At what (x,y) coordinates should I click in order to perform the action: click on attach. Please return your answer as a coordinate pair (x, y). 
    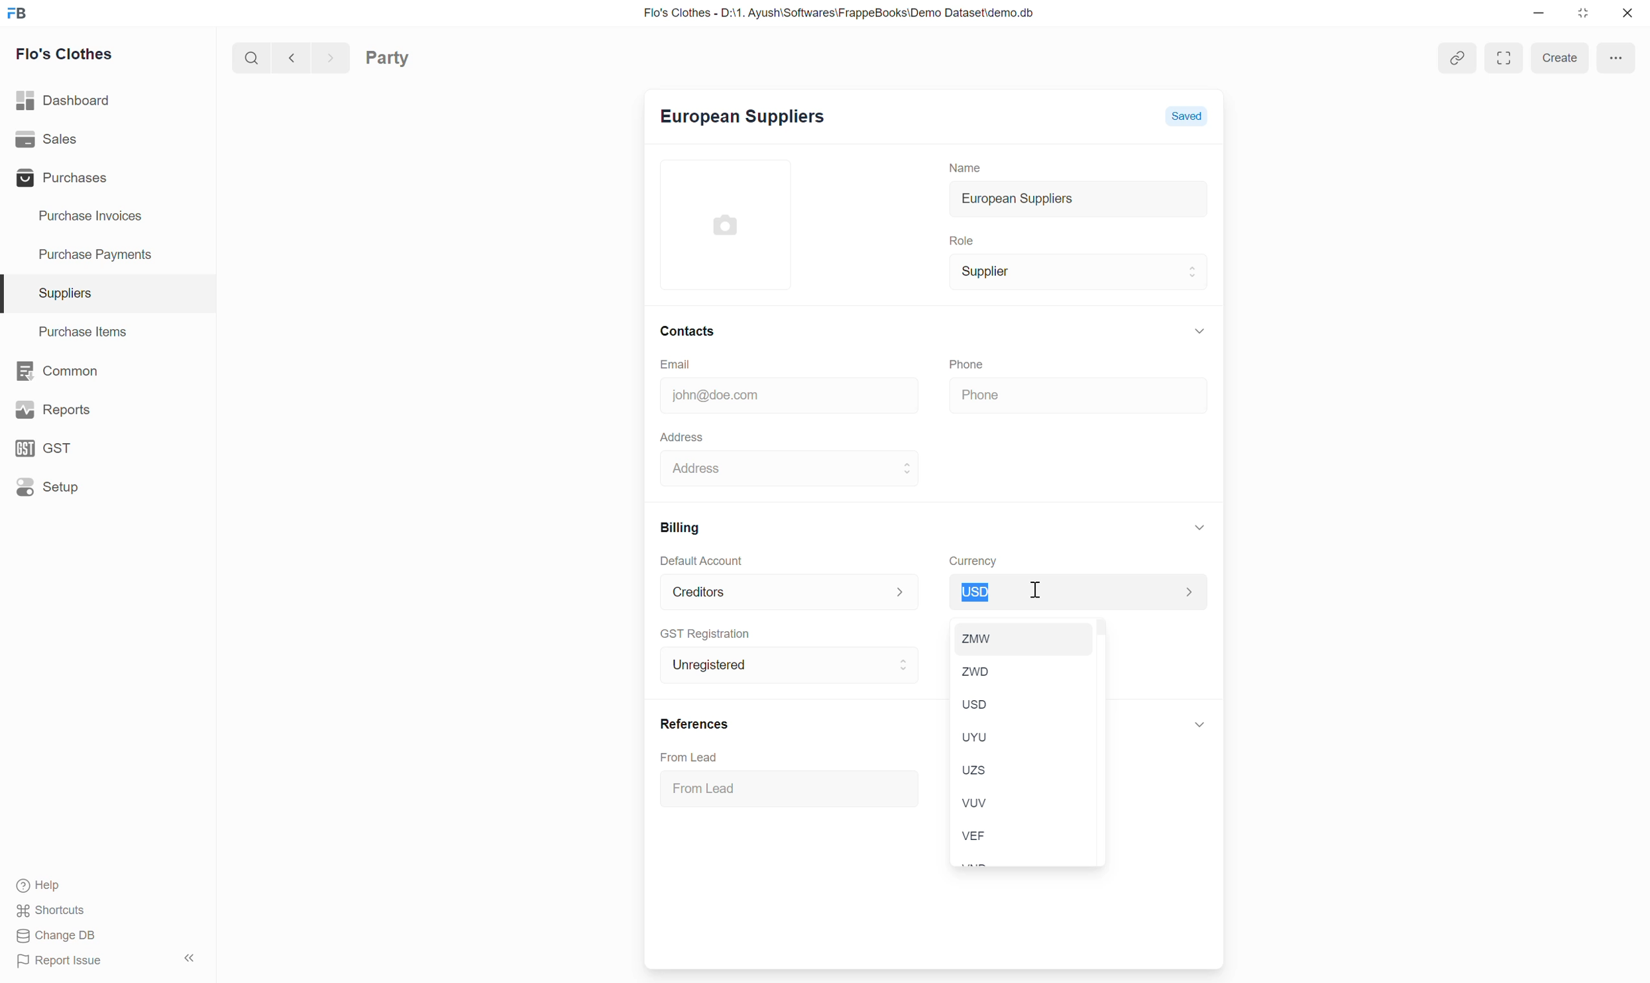
    Looking at the image, I should click on (1458, 56).